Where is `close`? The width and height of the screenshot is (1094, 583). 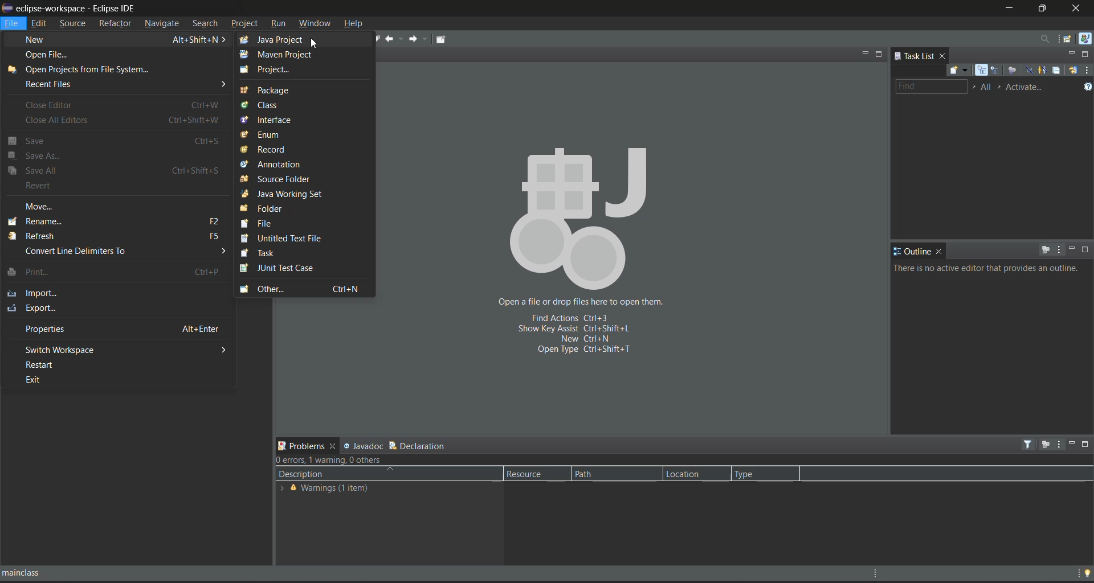
close is located at coordinates (332, 447).